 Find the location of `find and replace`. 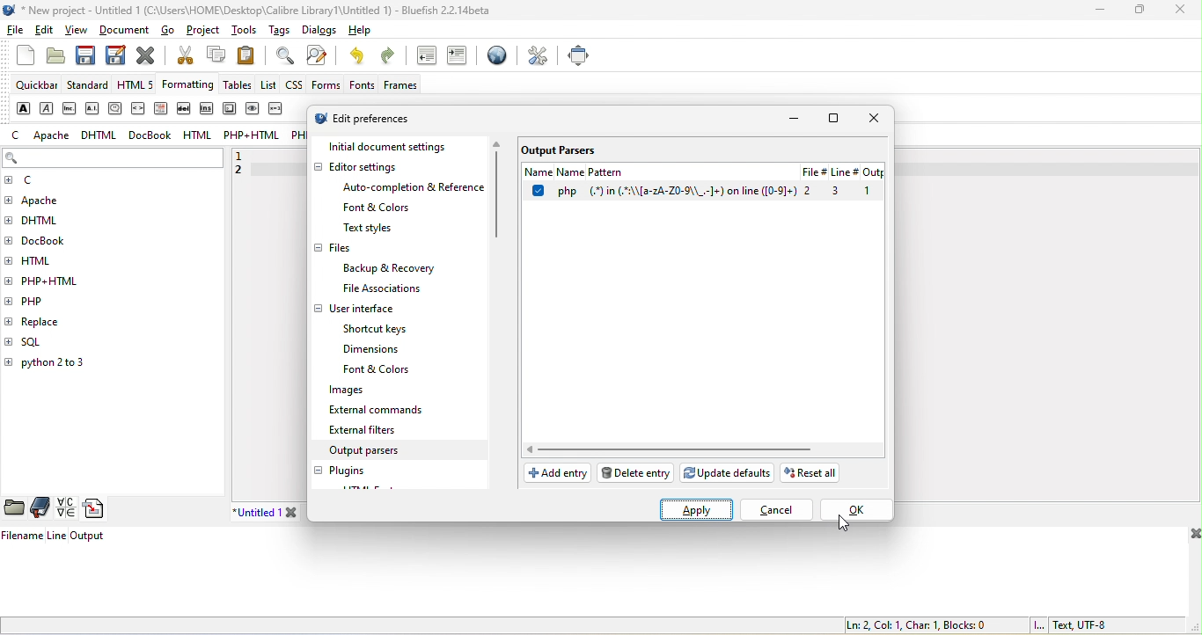

find and replace is located at coordinates (321, 56).